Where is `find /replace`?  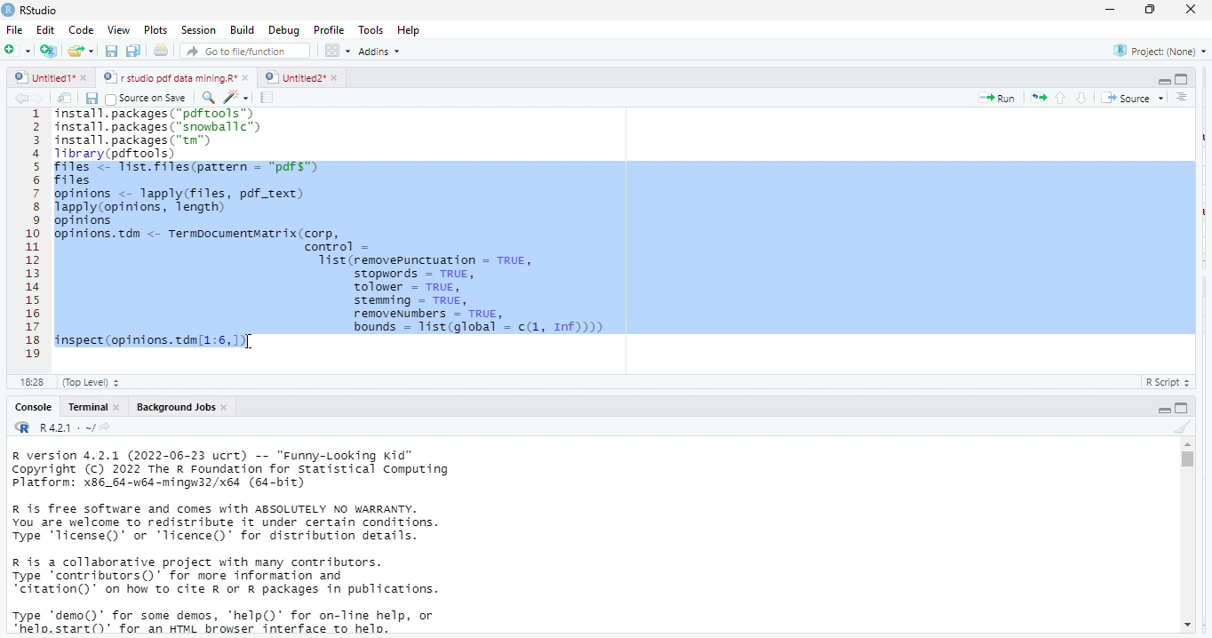
find /replace is located at coordinates (208, 97).